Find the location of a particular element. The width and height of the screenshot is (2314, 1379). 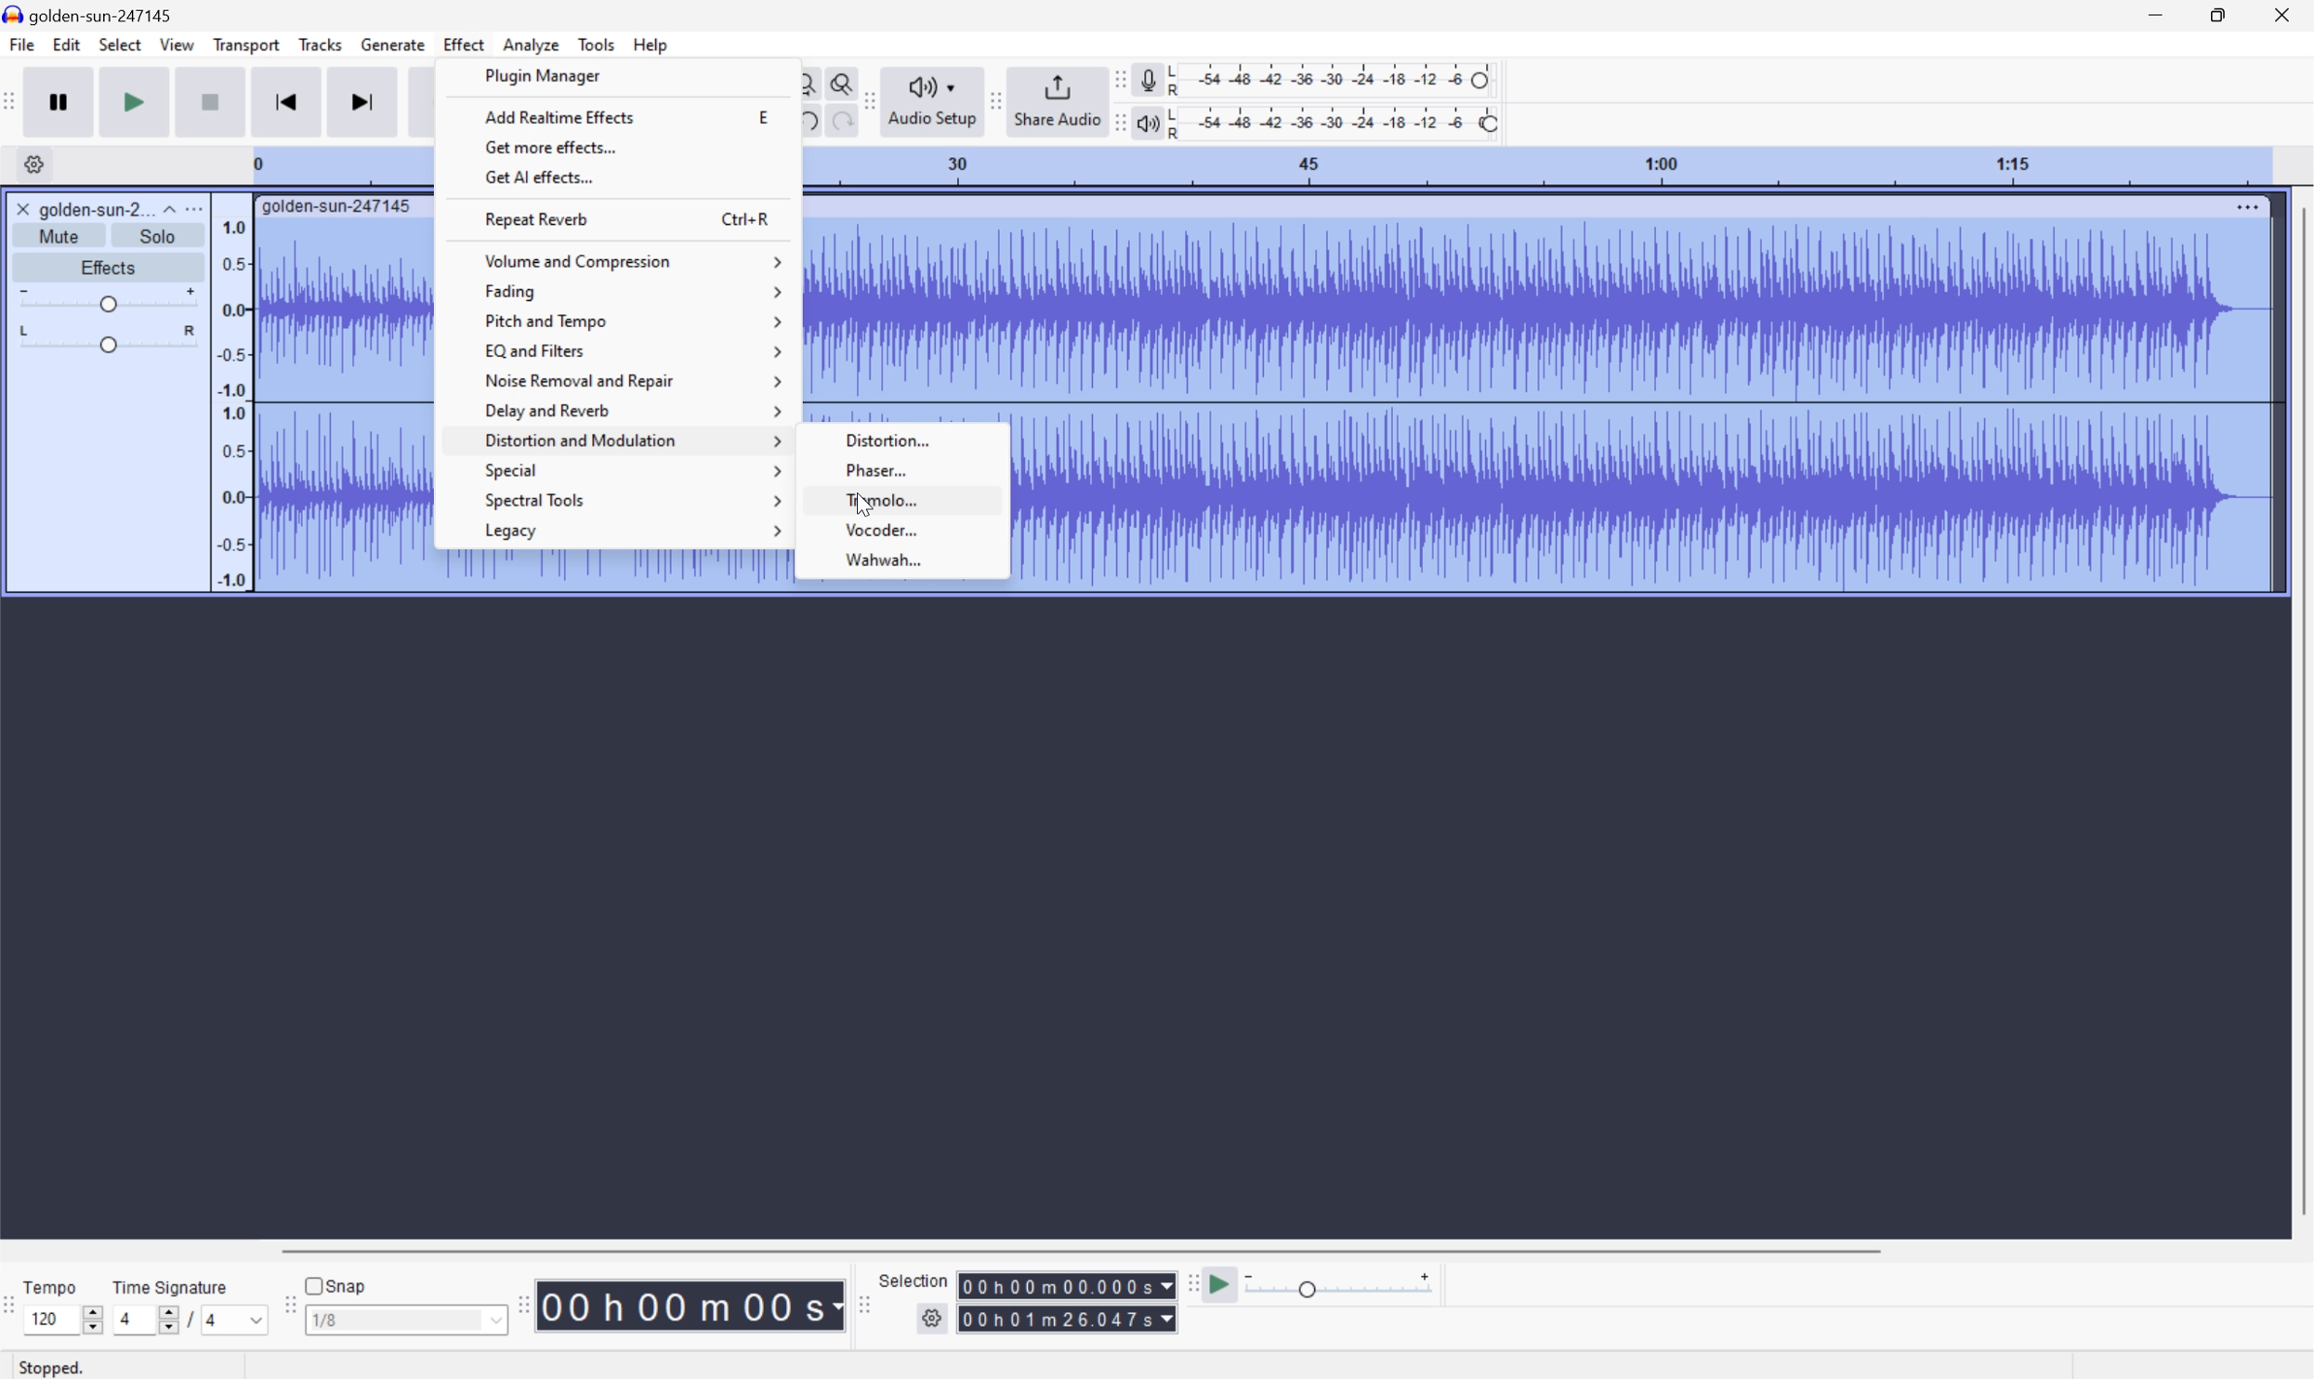

golden-sun-247145 is located at coordinates (93, 14).